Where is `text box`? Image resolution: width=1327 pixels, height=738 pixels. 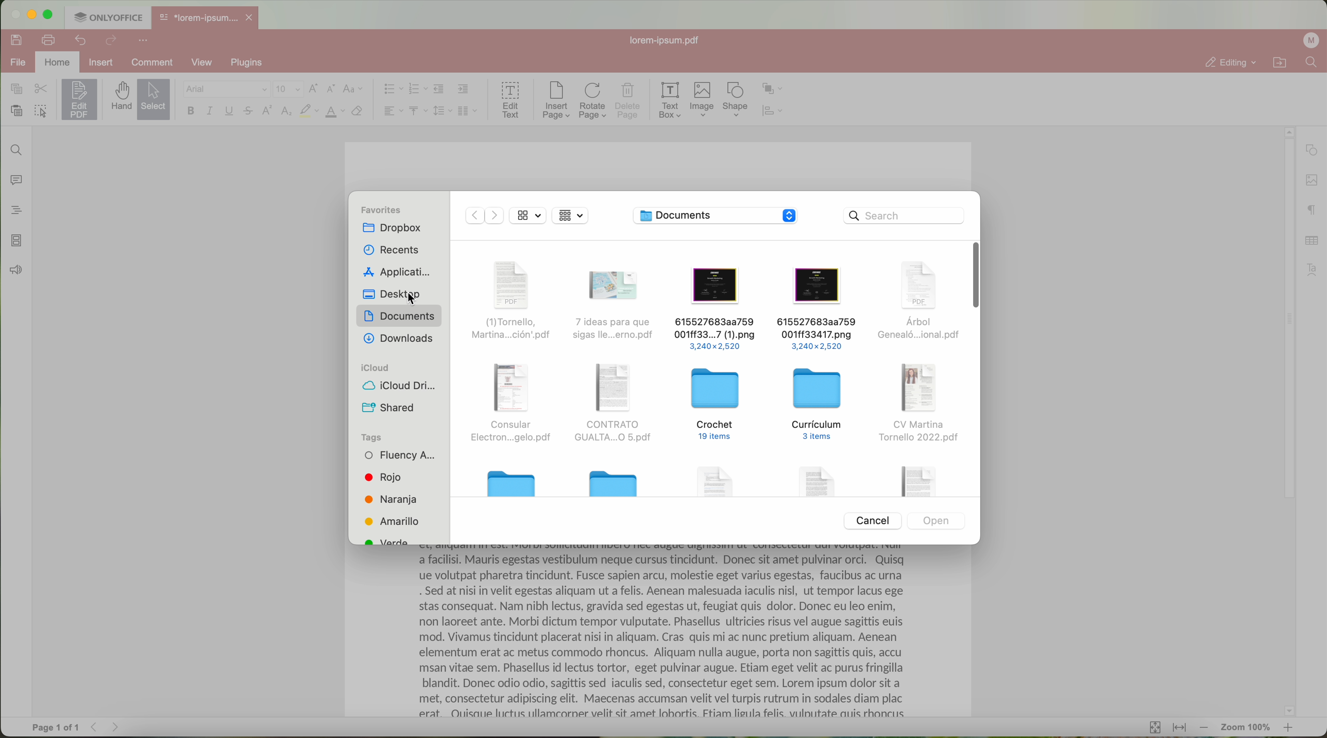
text box is located at coordinates (670, 100).